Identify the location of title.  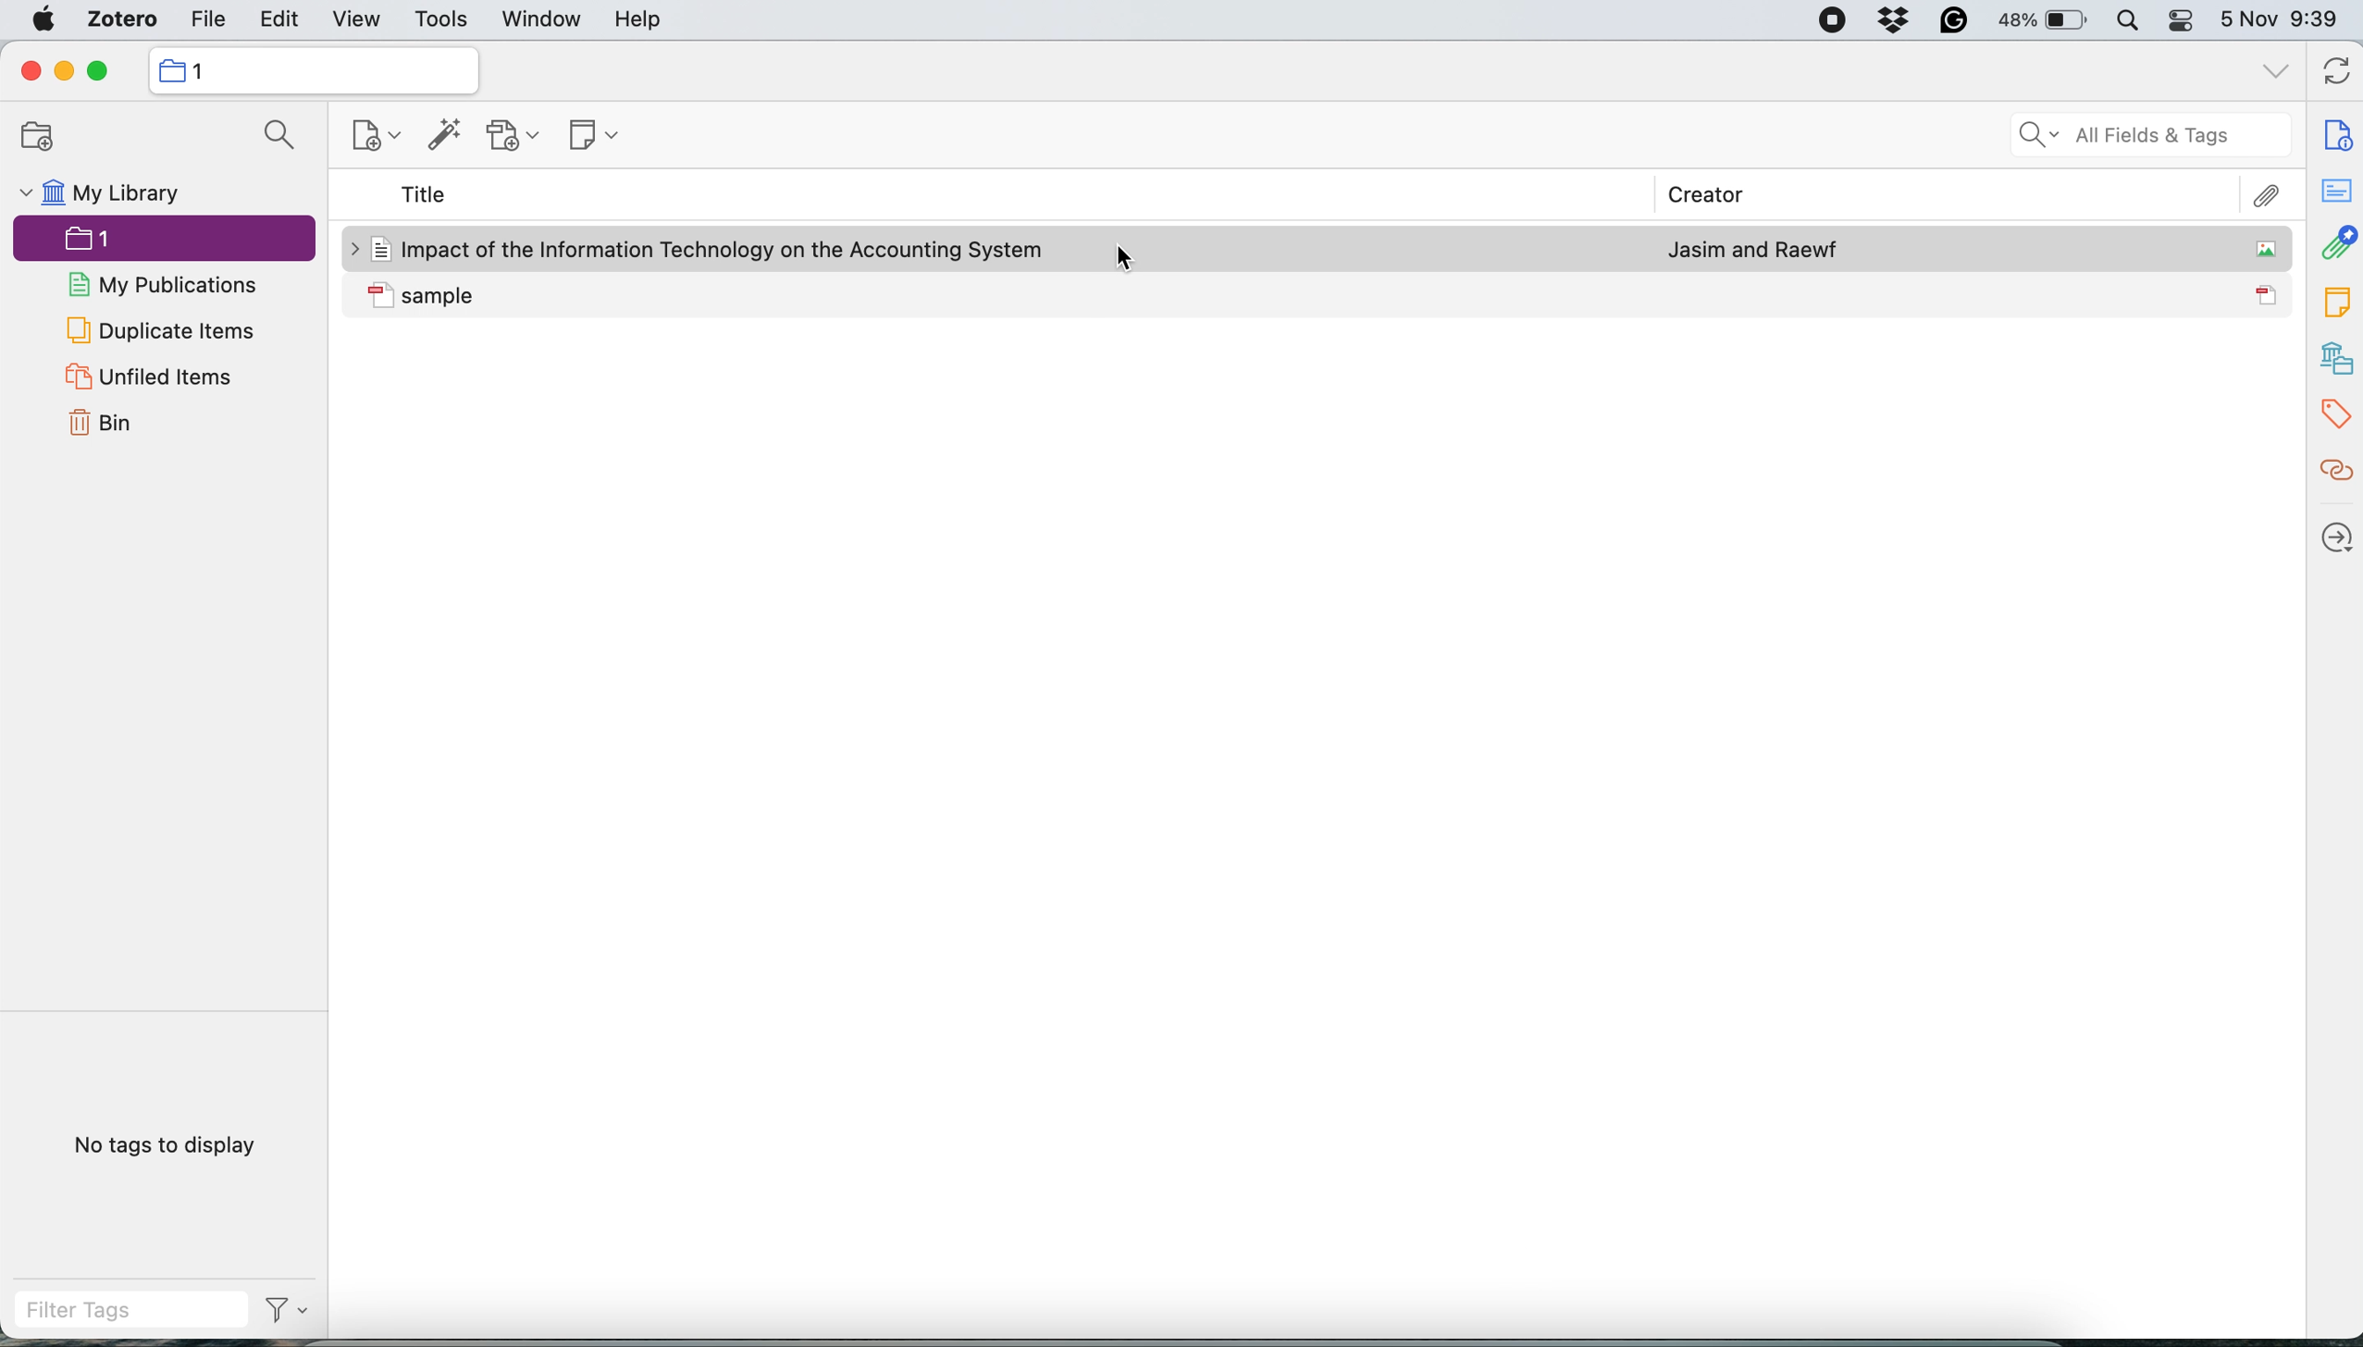
(426, 192).